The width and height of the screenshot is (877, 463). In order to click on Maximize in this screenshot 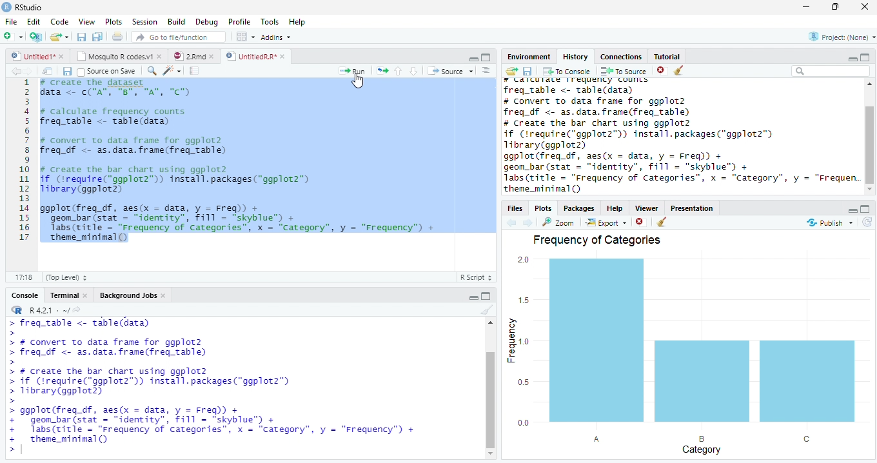, I will do `click(486, 58)`.